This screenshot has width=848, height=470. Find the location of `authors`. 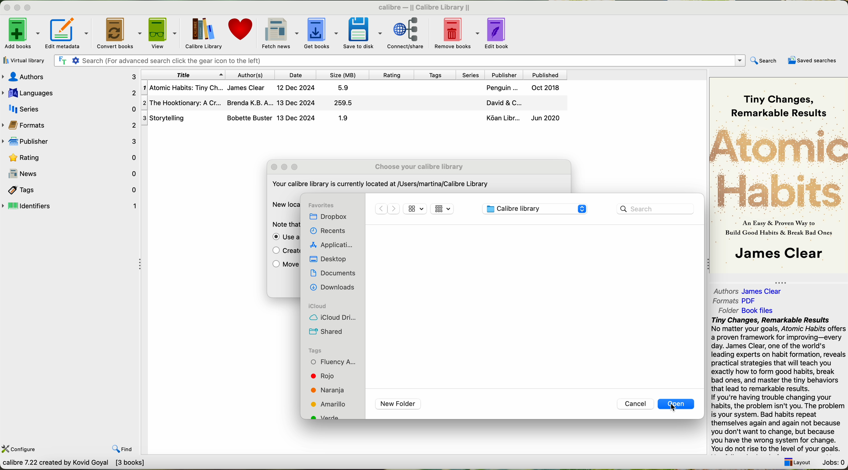

authors is located at coordinates (723, 290).